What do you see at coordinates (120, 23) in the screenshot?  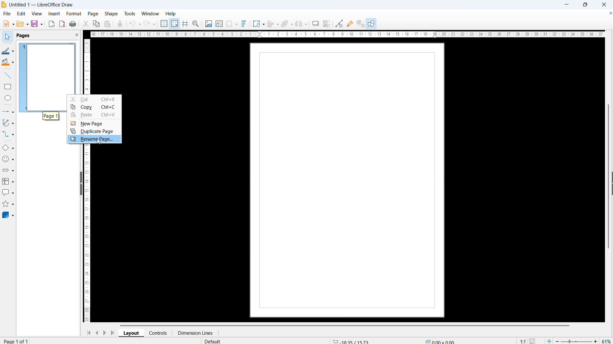 I see `clone formatting` at bounding box center [120, 23].